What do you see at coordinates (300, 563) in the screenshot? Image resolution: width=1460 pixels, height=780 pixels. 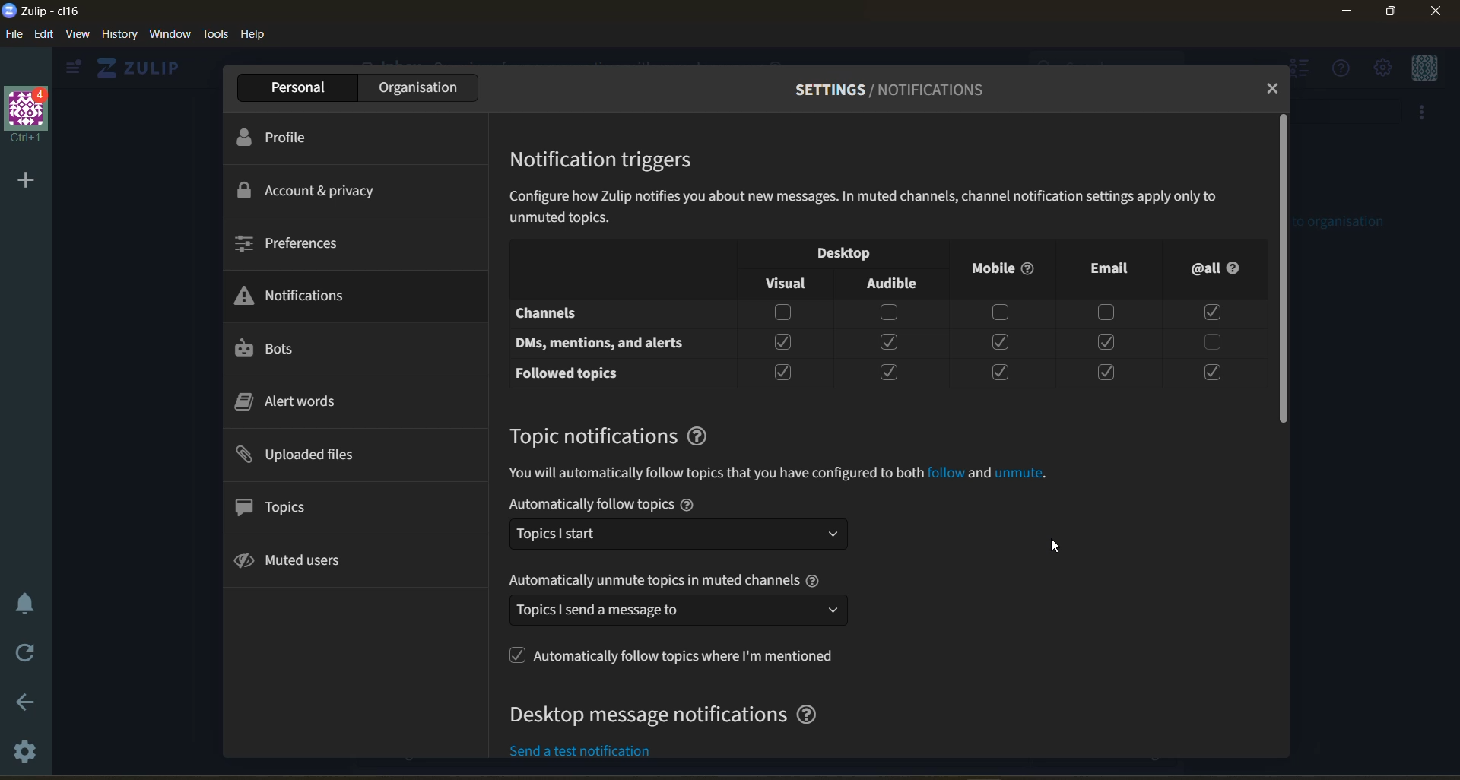 I see `muted users` at bounding box center [300, 563].